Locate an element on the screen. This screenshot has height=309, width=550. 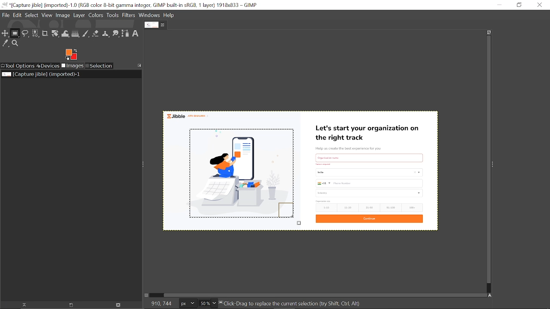
 is located at coordinates (323, 164).